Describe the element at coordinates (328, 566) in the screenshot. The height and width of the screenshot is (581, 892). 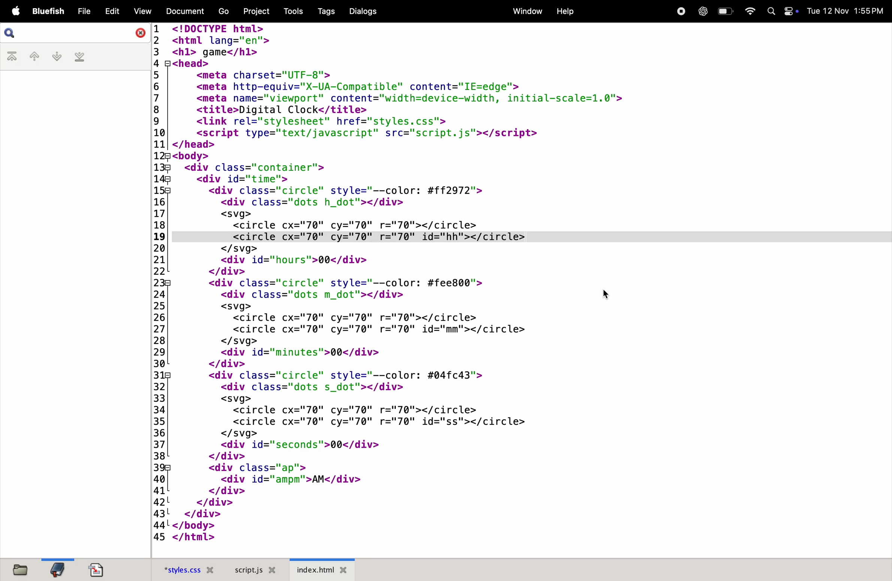
I see `index.html` at that location.